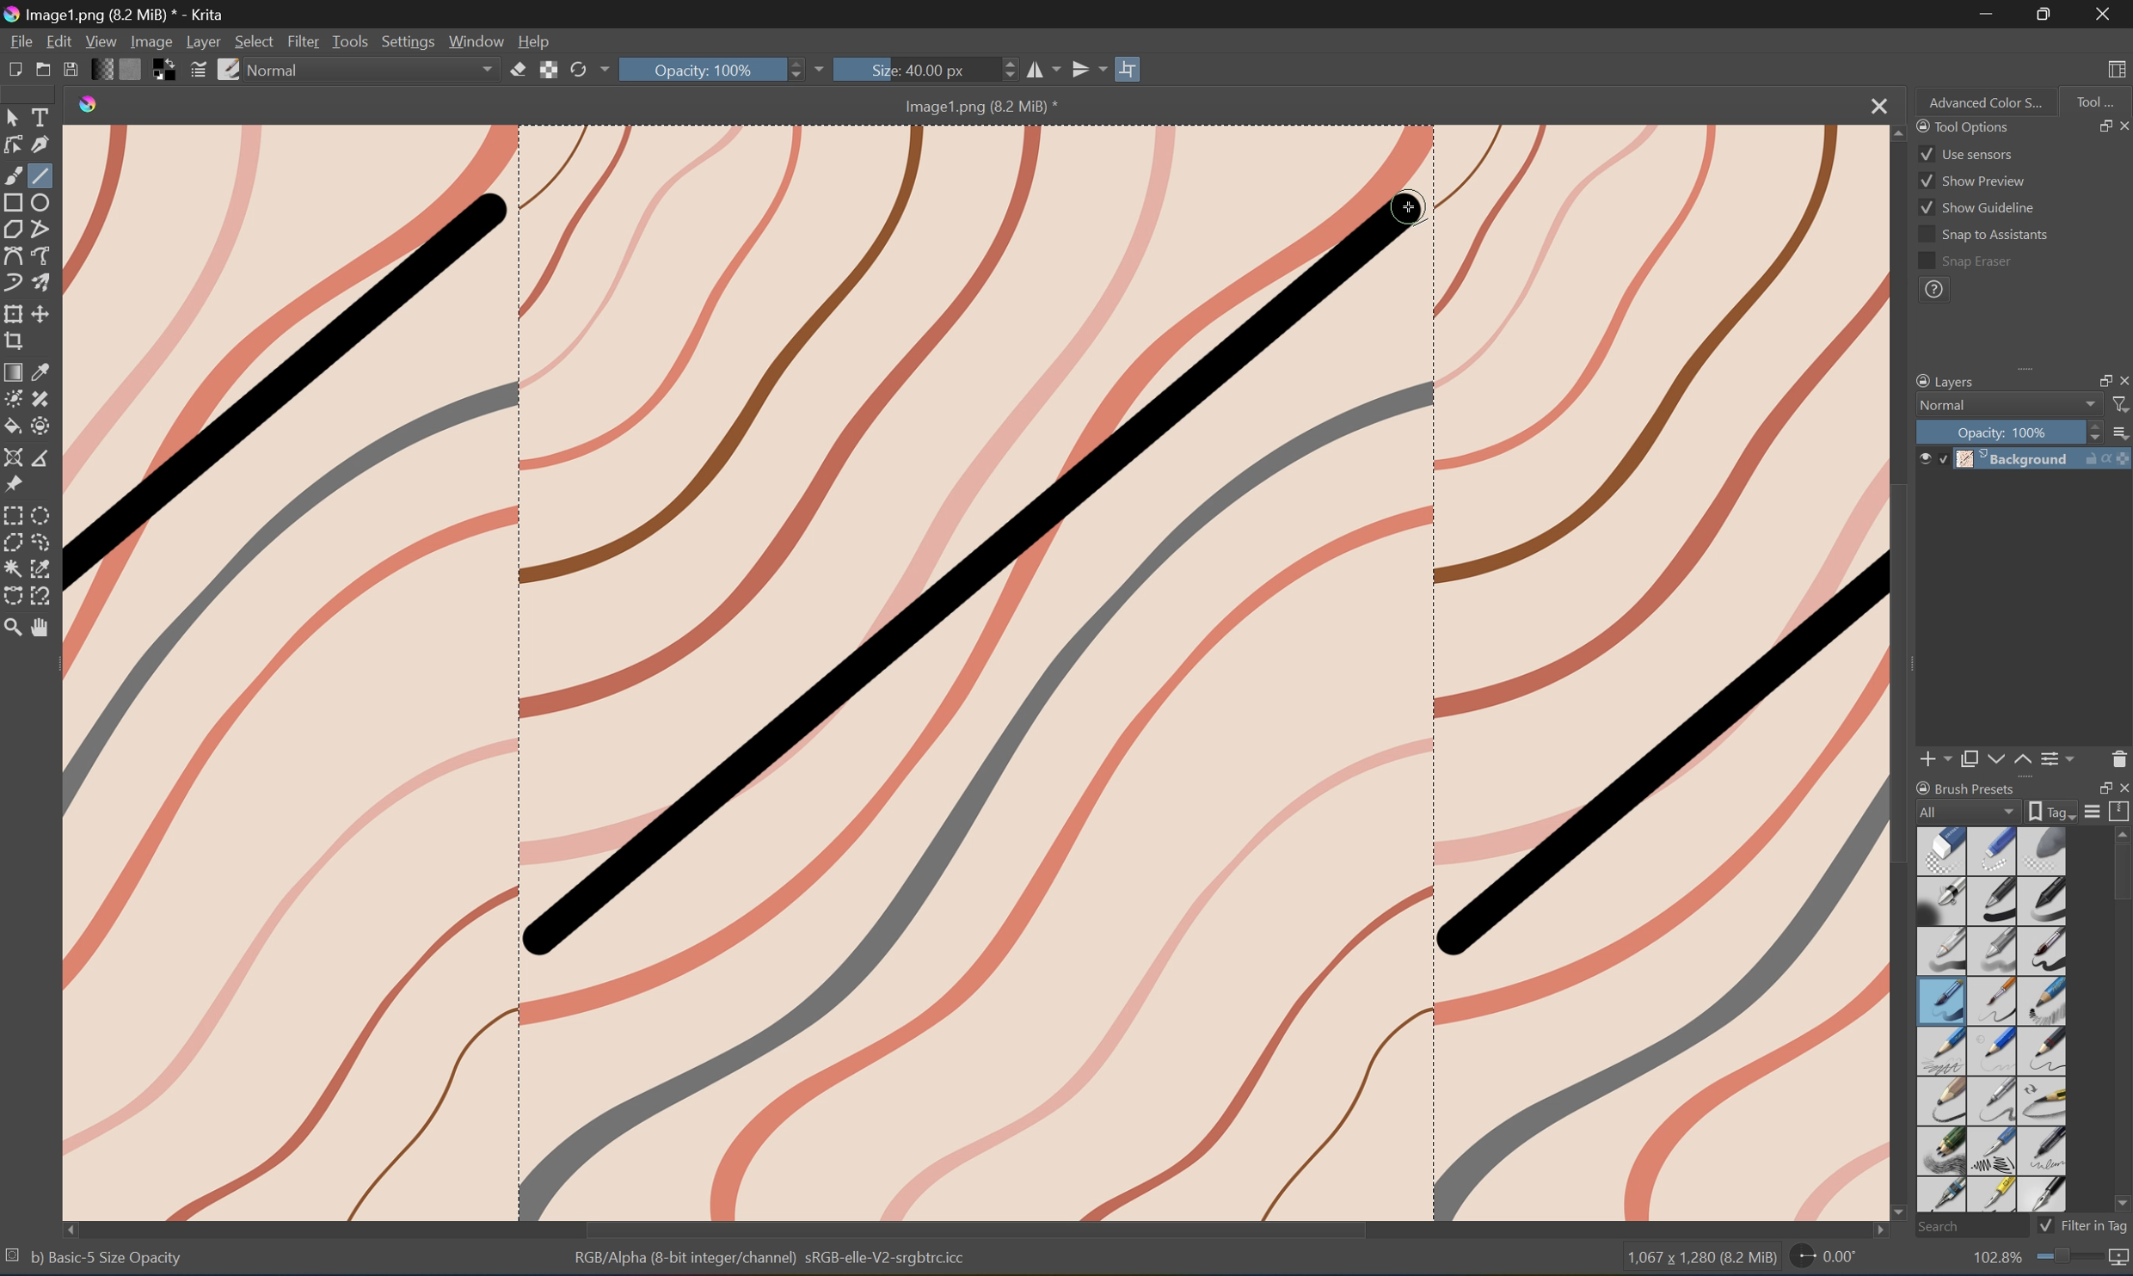 This screenshot has height=1276, width=2133. What do you see at coordinates (1995, 1259) in the screenshot?
I see `102.8%` at bounding box center [1995, 1259].